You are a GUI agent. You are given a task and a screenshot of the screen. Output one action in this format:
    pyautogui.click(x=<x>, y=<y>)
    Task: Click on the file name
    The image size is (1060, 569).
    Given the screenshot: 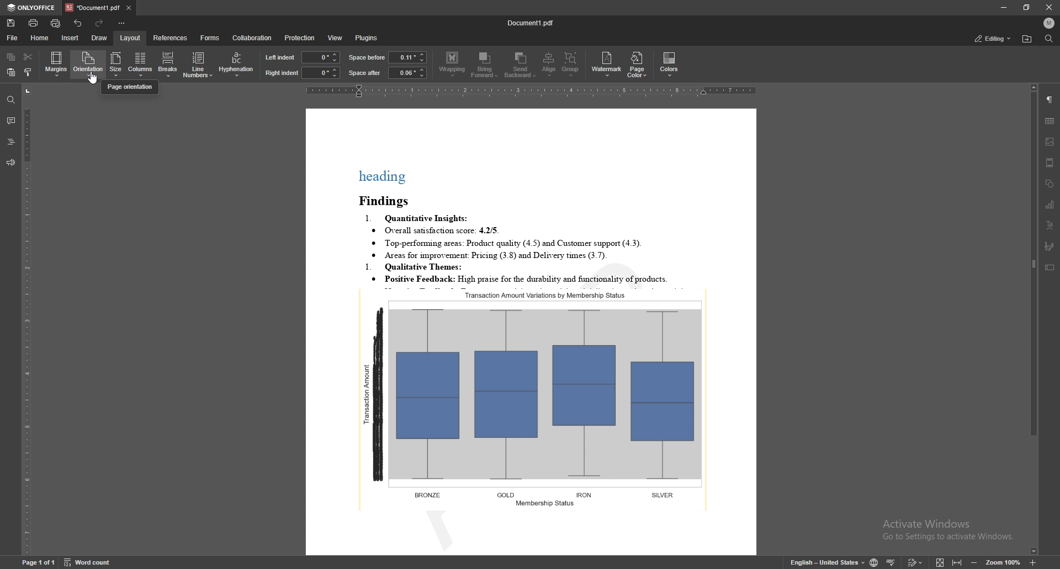 What is the action you would take?
    pyautogui.click(x=531, y=22)
    